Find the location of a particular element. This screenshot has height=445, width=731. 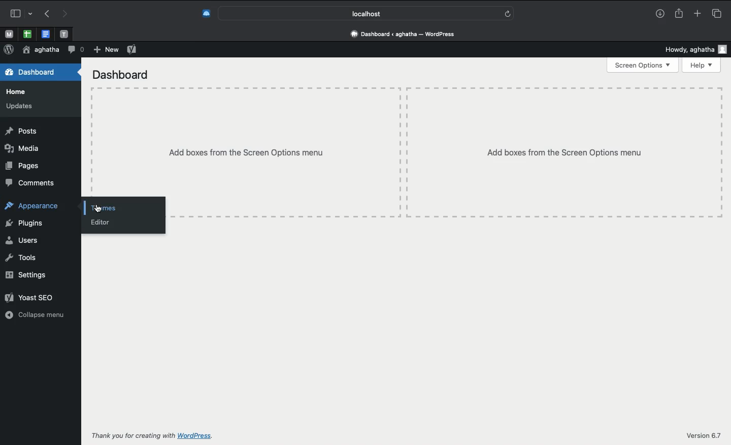

Version 6.7 is located at coordinates (705, 436).